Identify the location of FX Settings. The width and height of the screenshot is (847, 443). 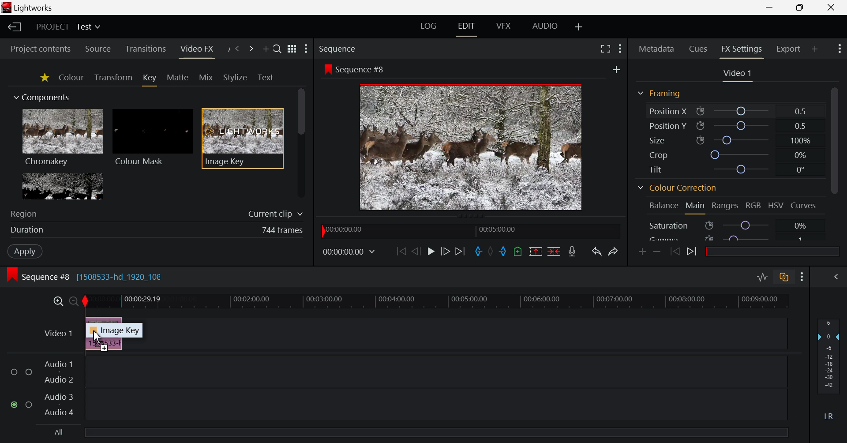
(743, 50).